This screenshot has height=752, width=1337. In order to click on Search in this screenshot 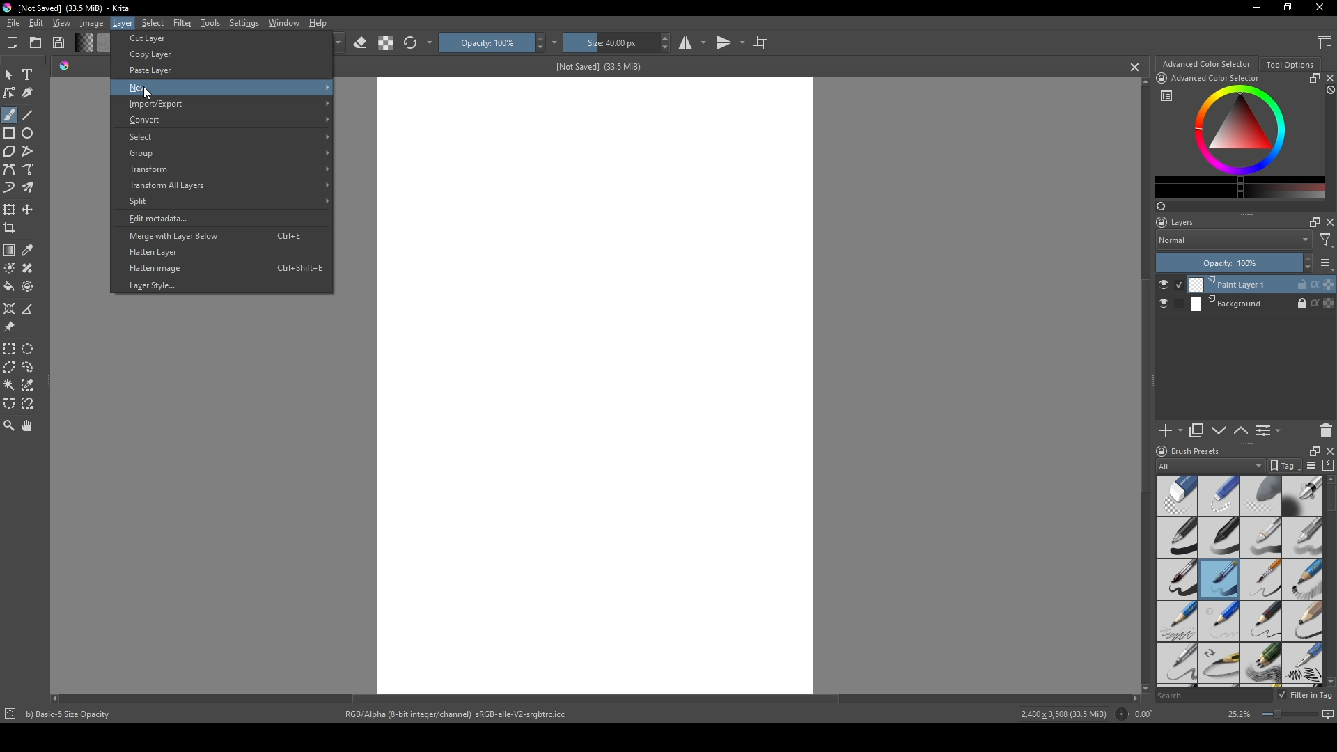, I will do `click(1213, 696)`.